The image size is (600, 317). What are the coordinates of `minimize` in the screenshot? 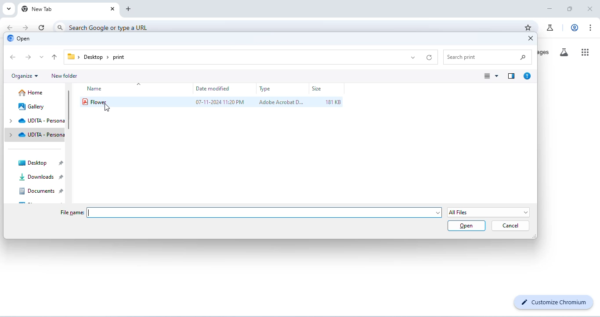 It's located at (550, 8).